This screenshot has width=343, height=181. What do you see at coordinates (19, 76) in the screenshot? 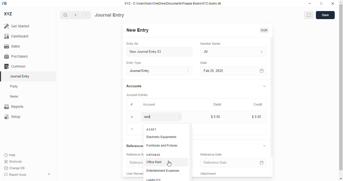
I see `journal entry` at bounding box center [19, 76].